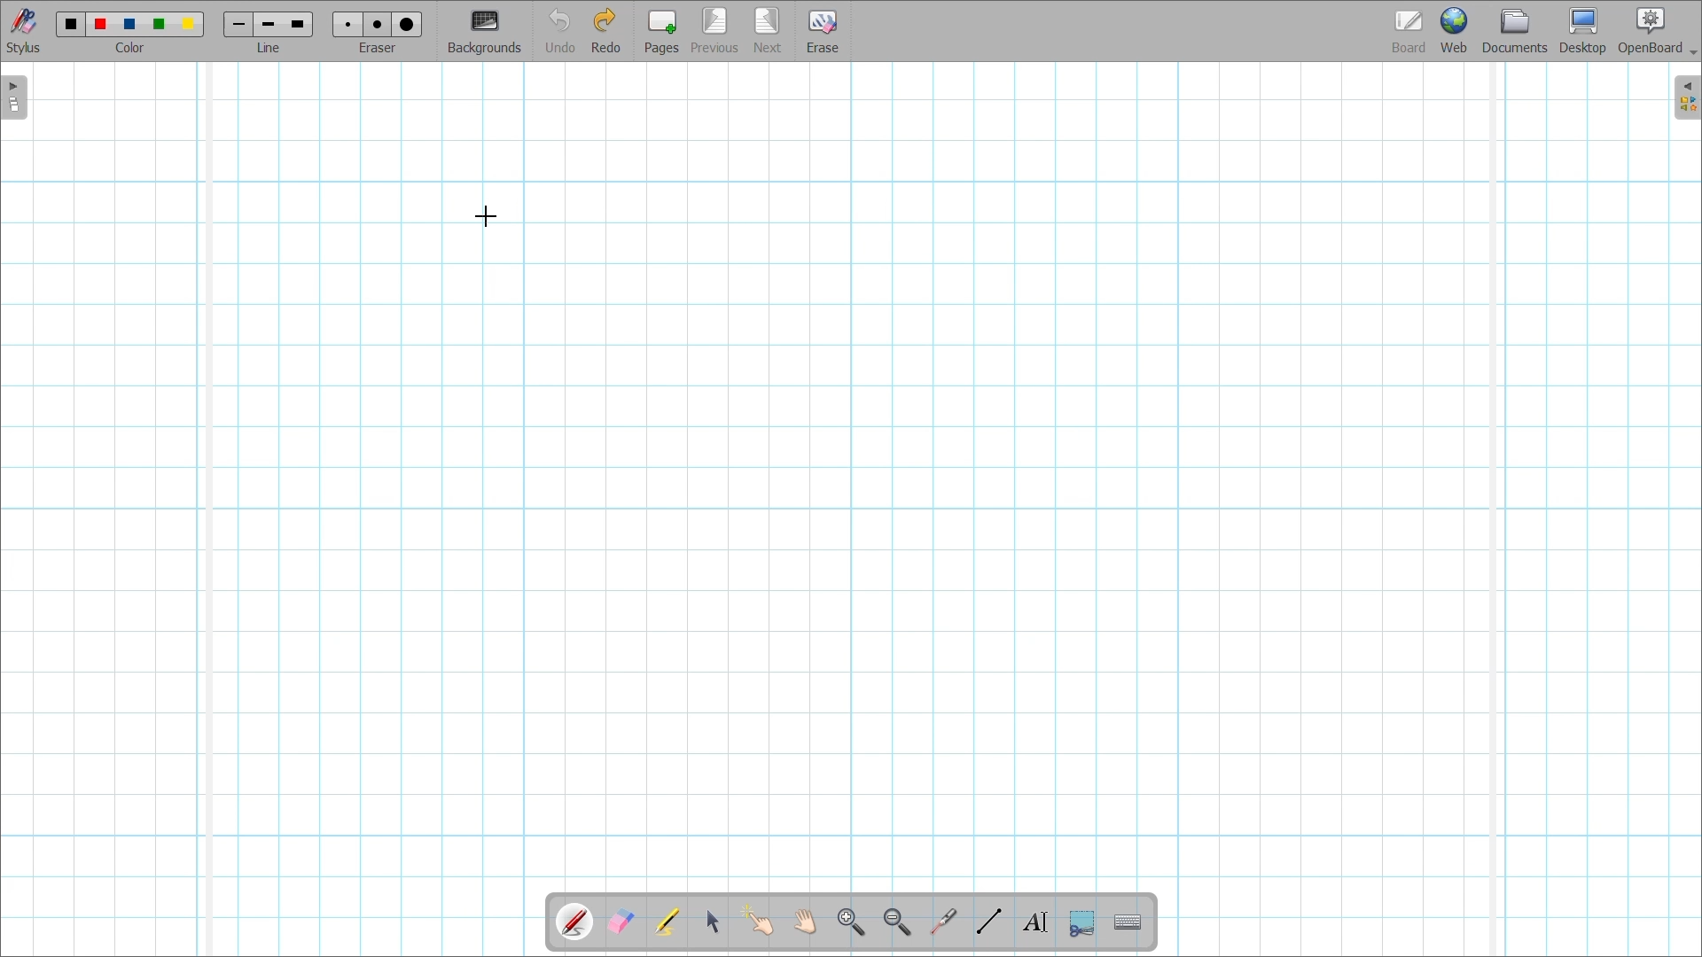  I want to click on Expand right sidebar, so click(1687, 97).